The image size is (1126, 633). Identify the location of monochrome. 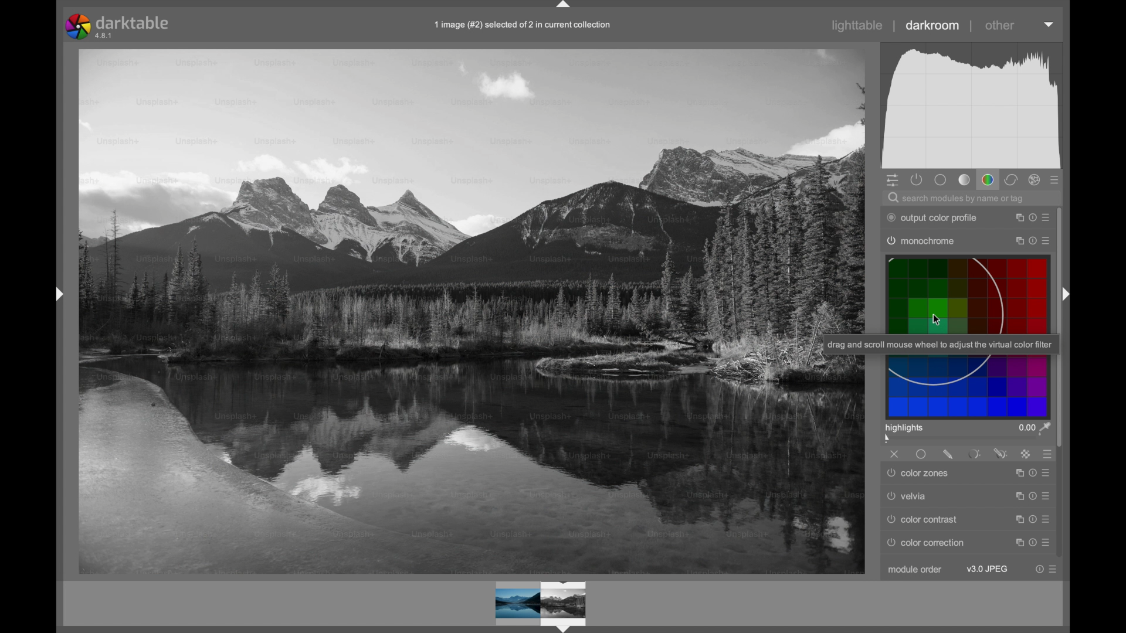
(921, 241).